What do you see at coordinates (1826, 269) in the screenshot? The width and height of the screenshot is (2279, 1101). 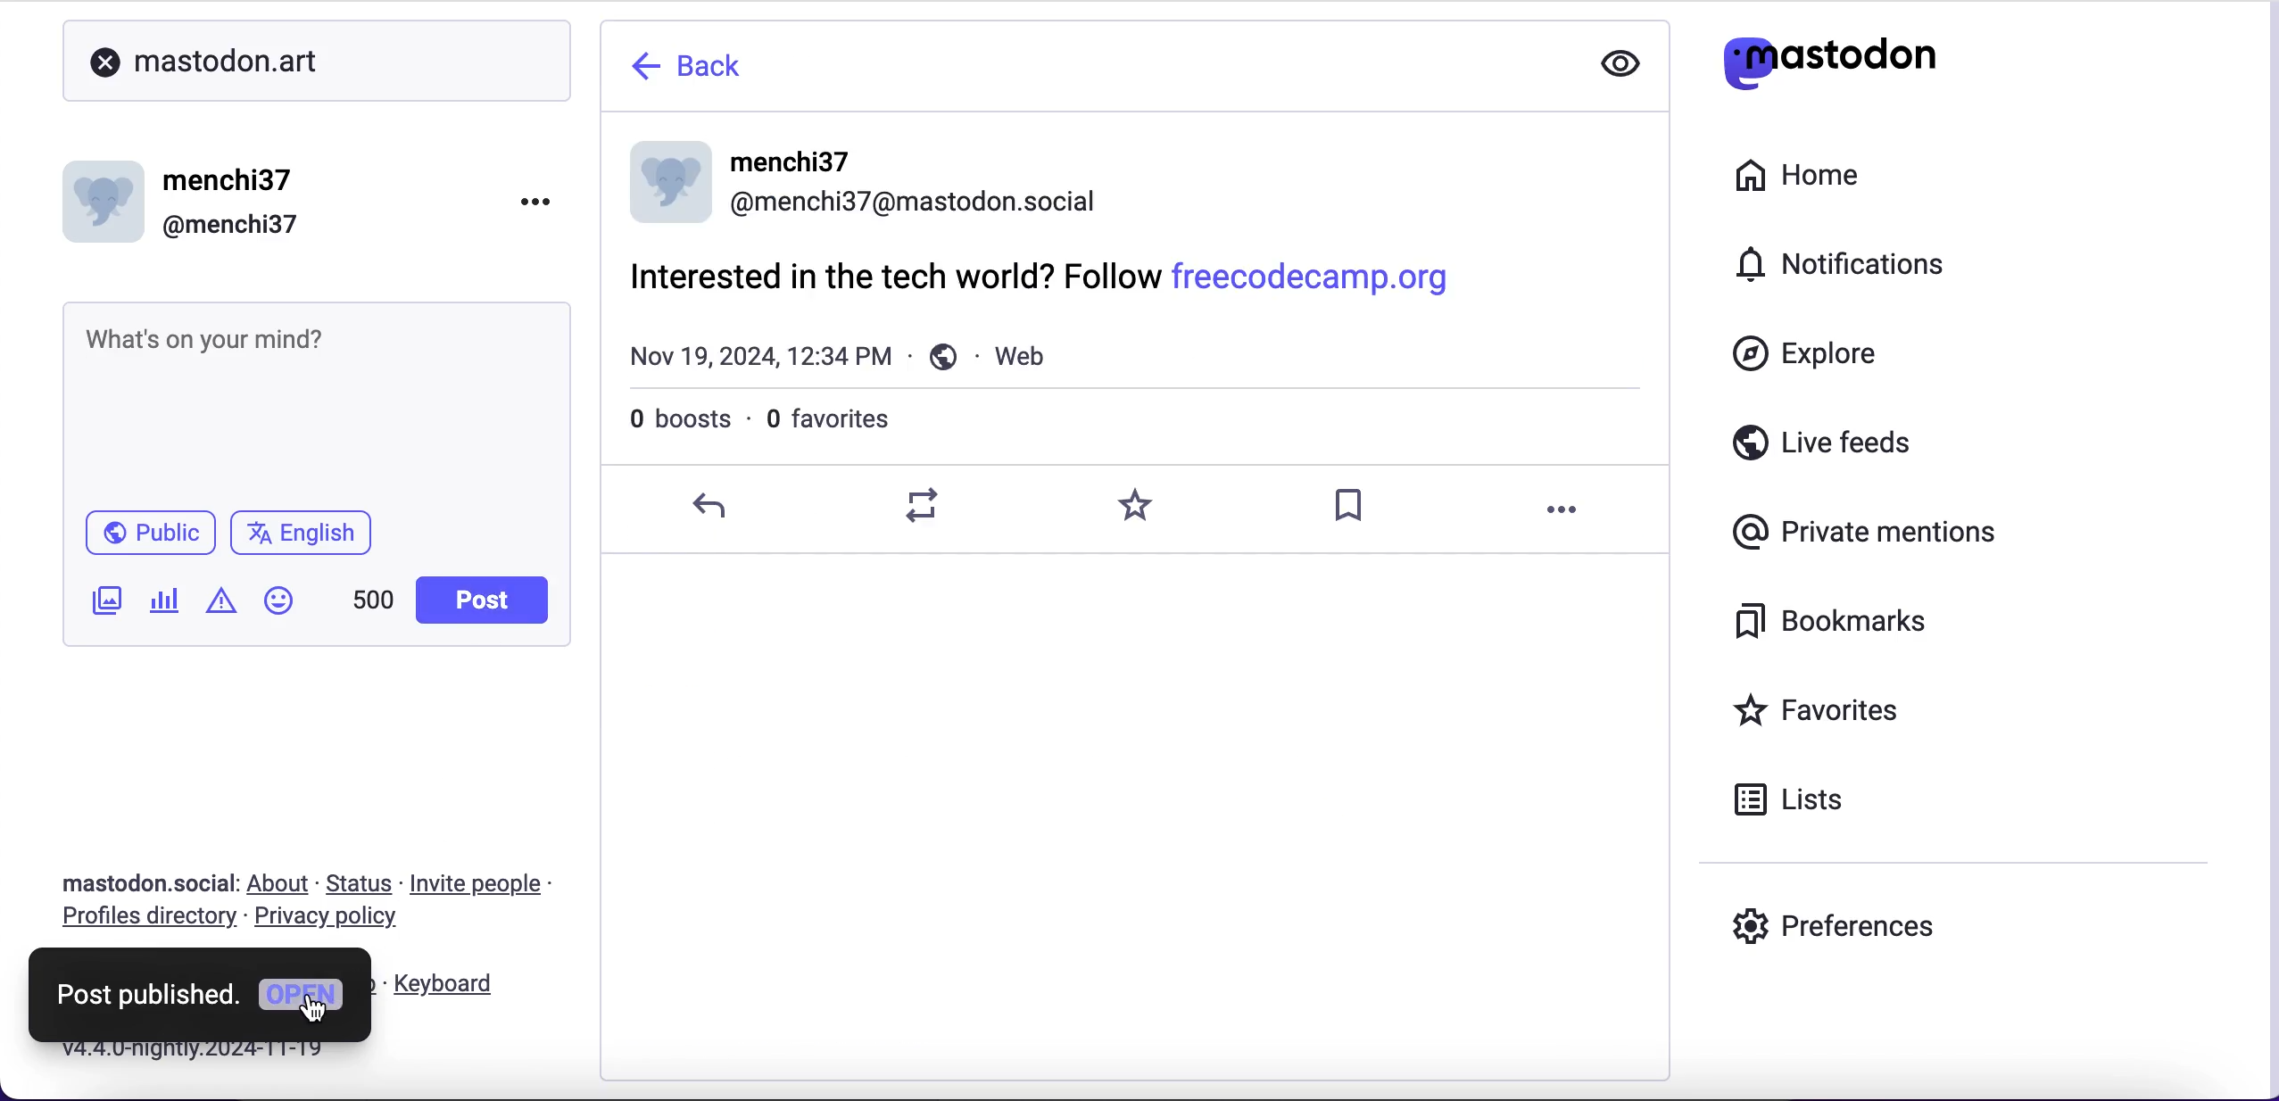 I see `notifications` at bounding box center [1826, 269].